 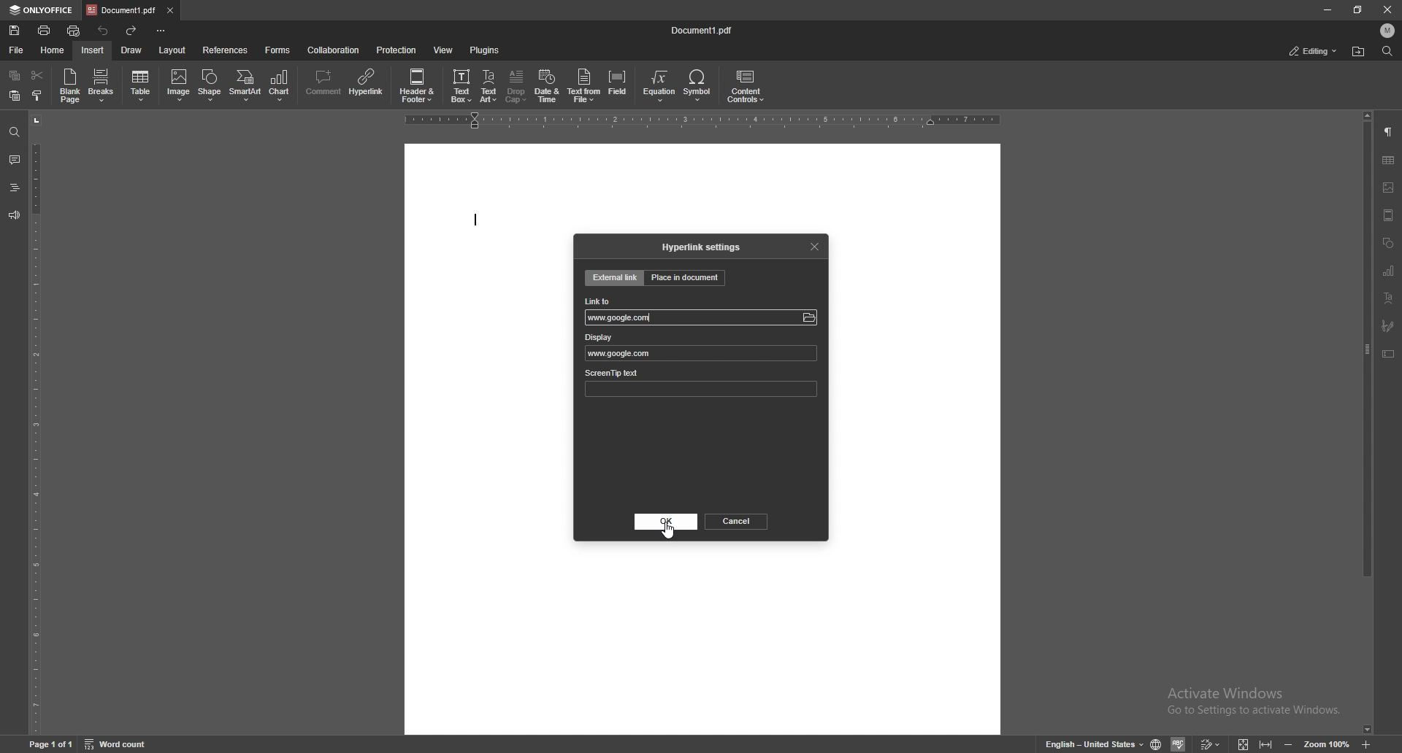 What do you see at coordinates (15, 50) in the screenshot?
I see `file` at bounding box center [15, 50].